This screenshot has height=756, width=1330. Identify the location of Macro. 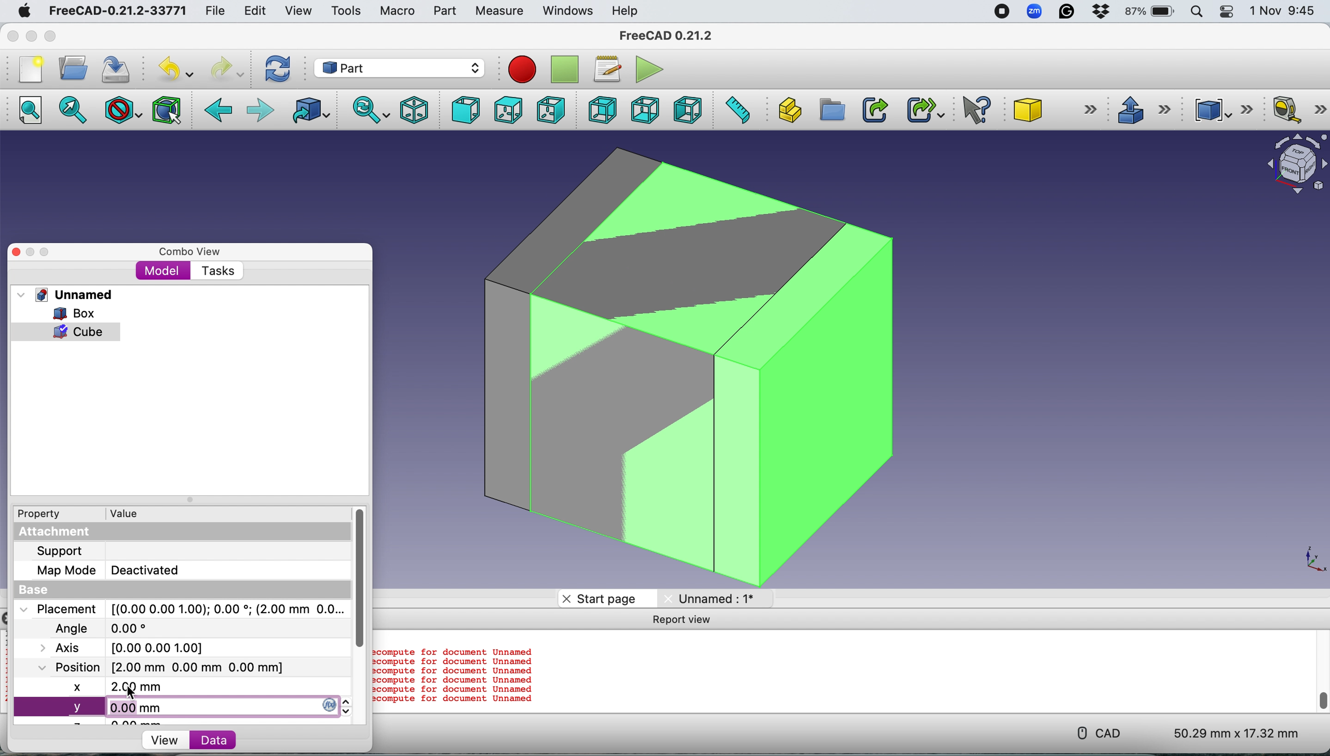
(398, 12).